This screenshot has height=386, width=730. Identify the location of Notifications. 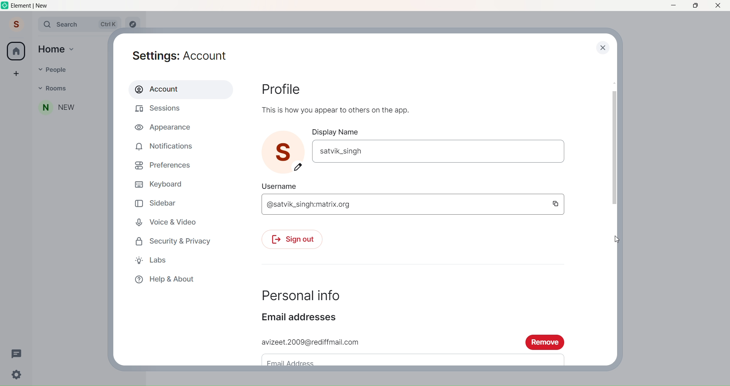
(167, 145).